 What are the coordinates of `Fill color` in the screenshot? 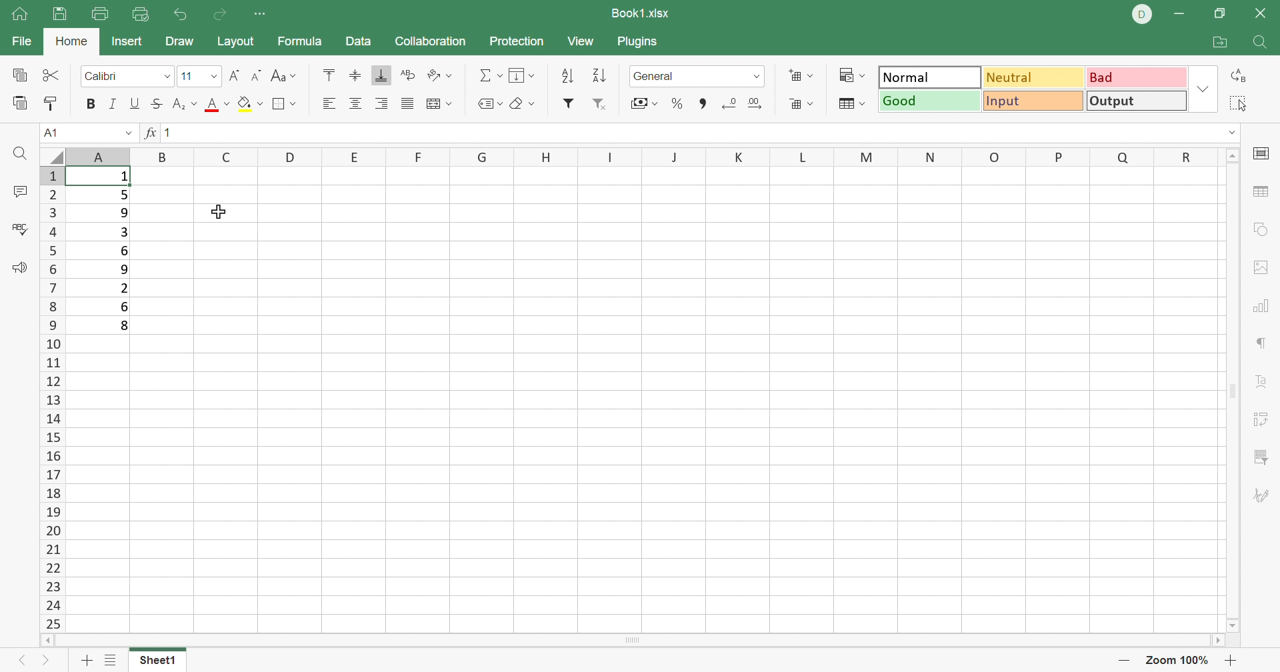 It's located at (250, 103).